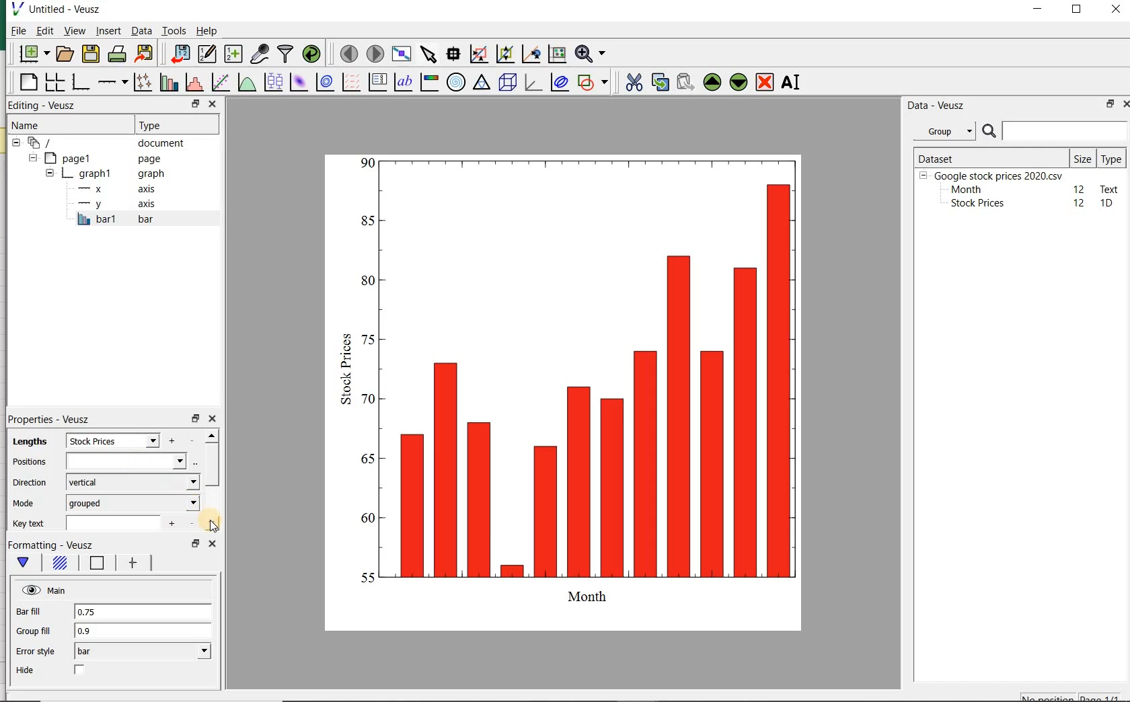 The image size is (1130, 702). What do you see at coordinates (174, 31) in the screenshot?
I see `Tools` at bounding box center [174, 31].